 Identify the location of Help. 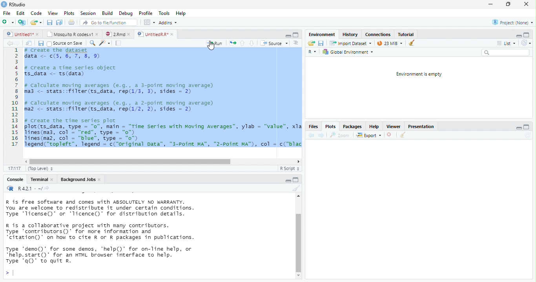
(373, 127).